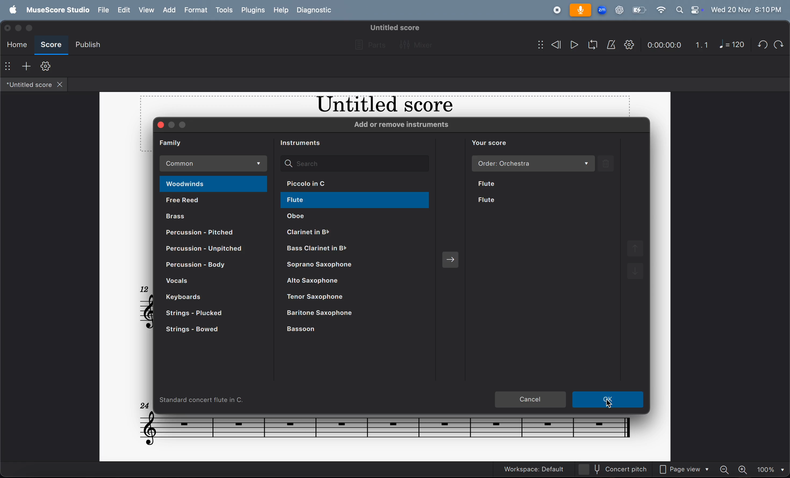  Describe the element at coordinates (554, 11) in the screenshot. I see `record` at that location.